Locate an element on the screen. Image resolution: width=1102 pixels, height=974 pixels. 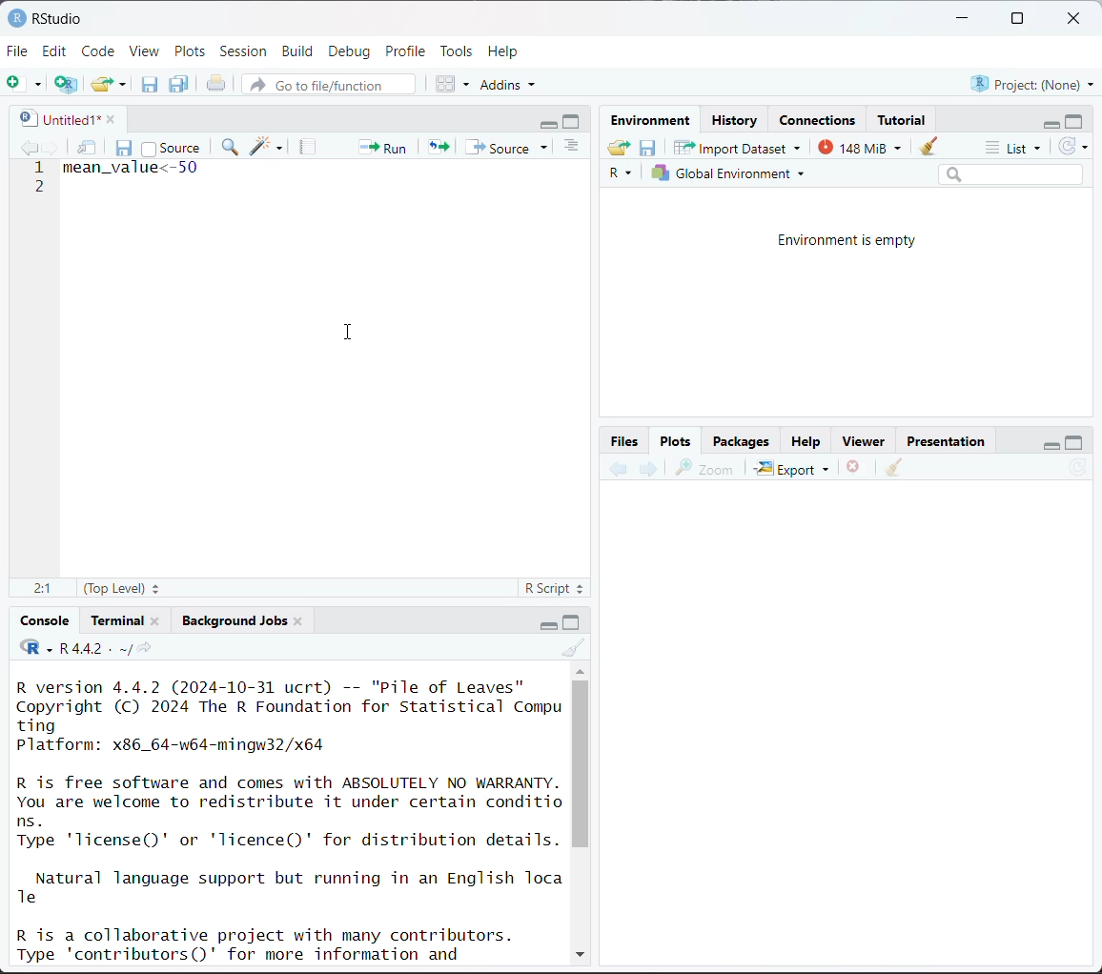
minimize is located at coordinates (1048, 442).